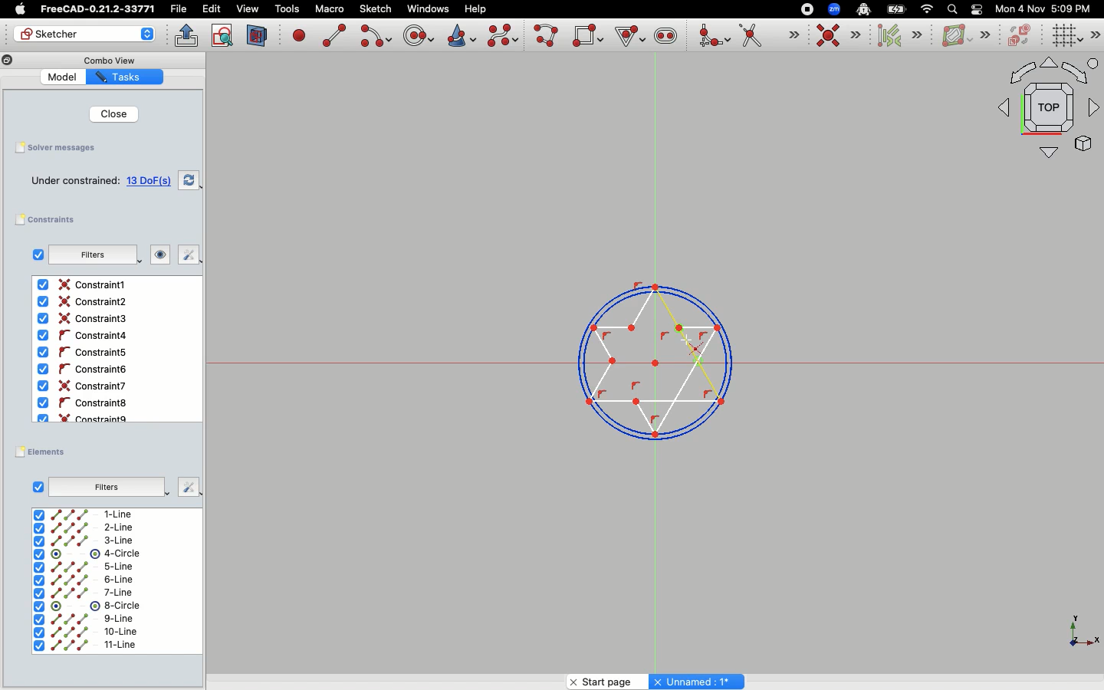 The image size is (1104, 690). I want to click on Elements, so click(44, 452).